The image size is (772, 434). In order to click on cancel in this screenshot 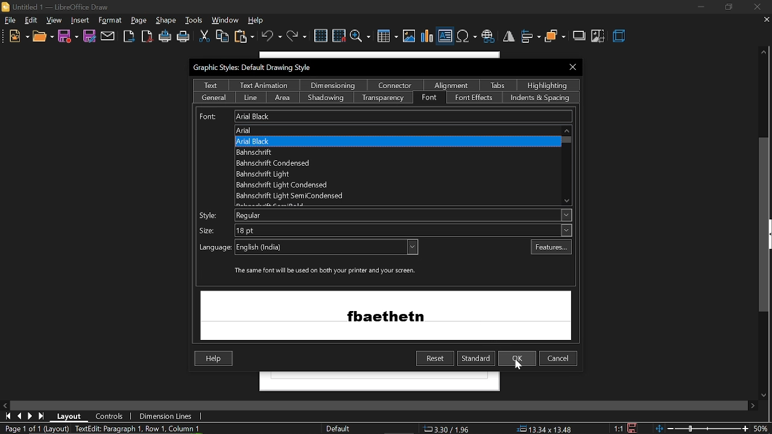, I will do `click(558, 359)`.